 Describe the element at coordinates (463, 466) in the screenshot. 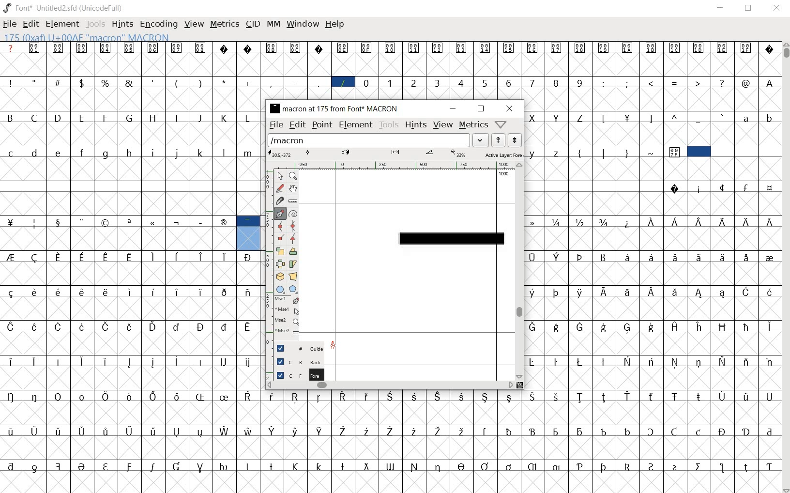

I see `Symbol` at that location.